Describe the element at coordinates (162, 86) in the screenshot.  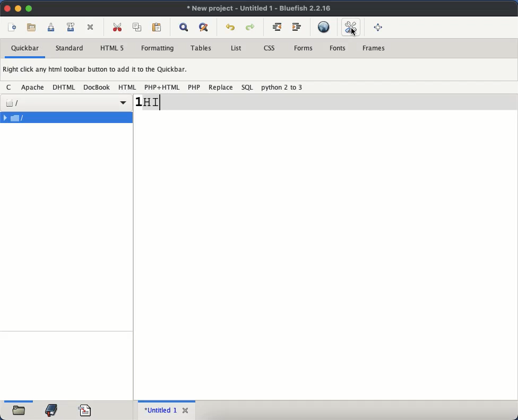
I see `php + html` at that location.